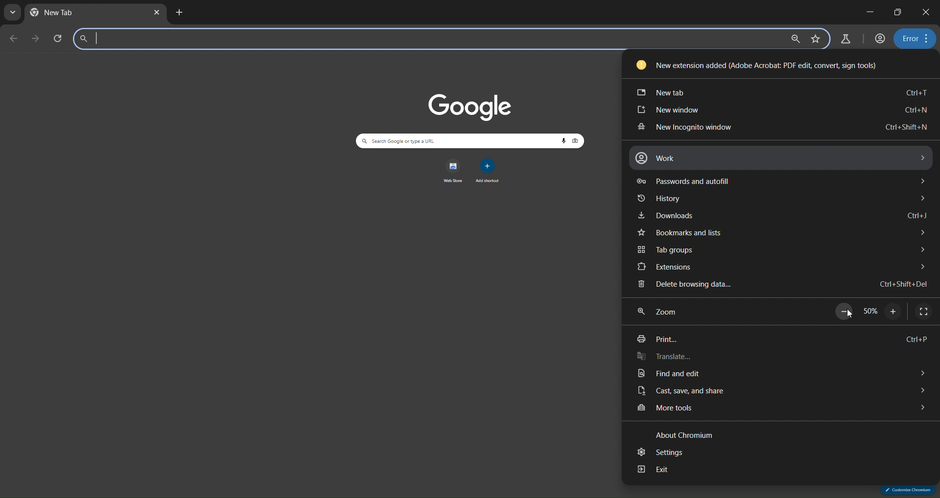 This screenshot has height=498, width=940. I want to click on search panel, so click(432, 39).